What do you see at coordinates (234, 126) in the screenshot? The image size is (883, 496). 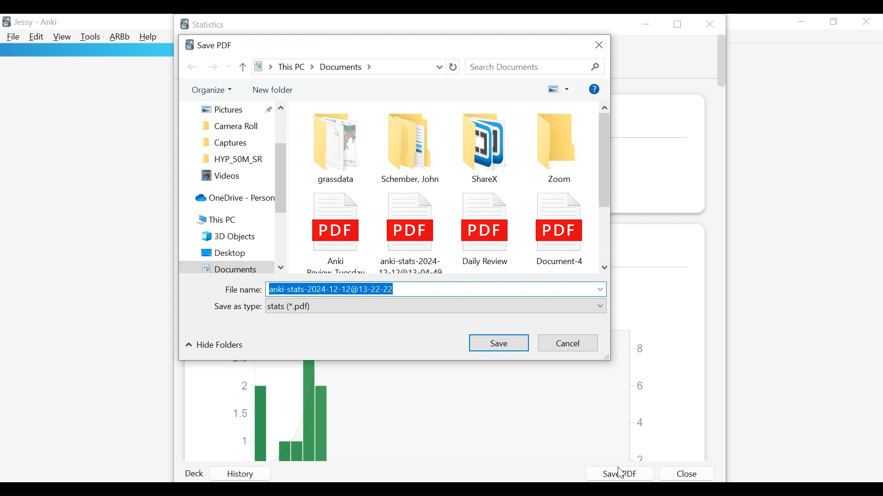 I see `Folder` at bounding box center [234, 126].